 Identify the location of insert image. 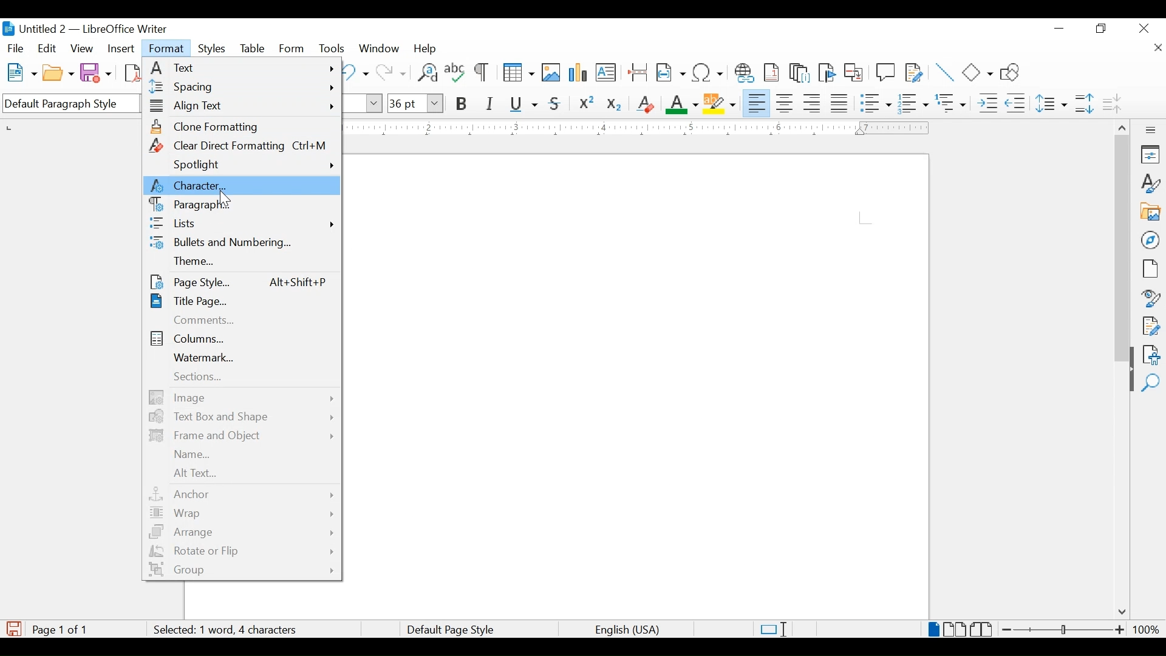
(551, 72).